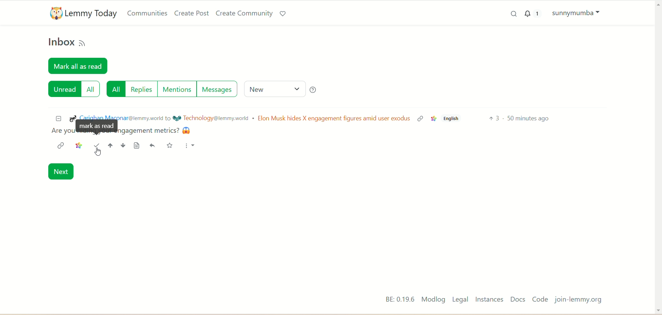  Describe the element at coordinates (137, 146) in the screenshot. I see `source` at that location.